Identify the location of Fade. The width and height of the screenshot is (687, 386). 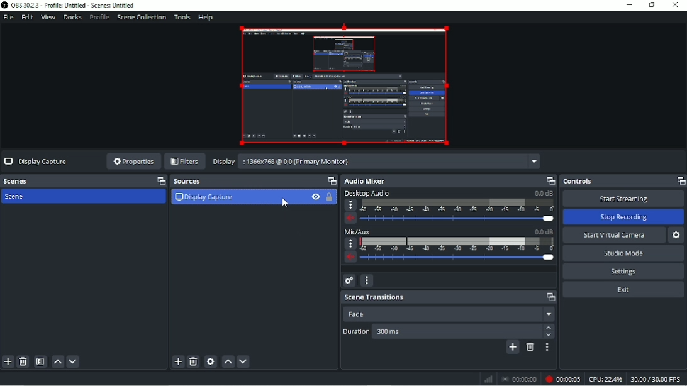
(449, 314).